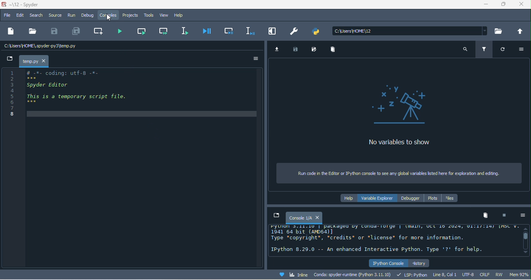 This screenshot has height=280, width=531. I want to click on crlf, so click(484, 274).